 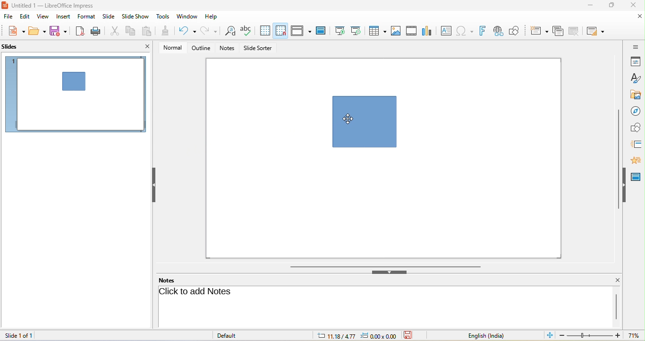 What do you see at coordinates (76, 95) in the screenshot?
I see `slide 1` at bounding box center [76, 95].